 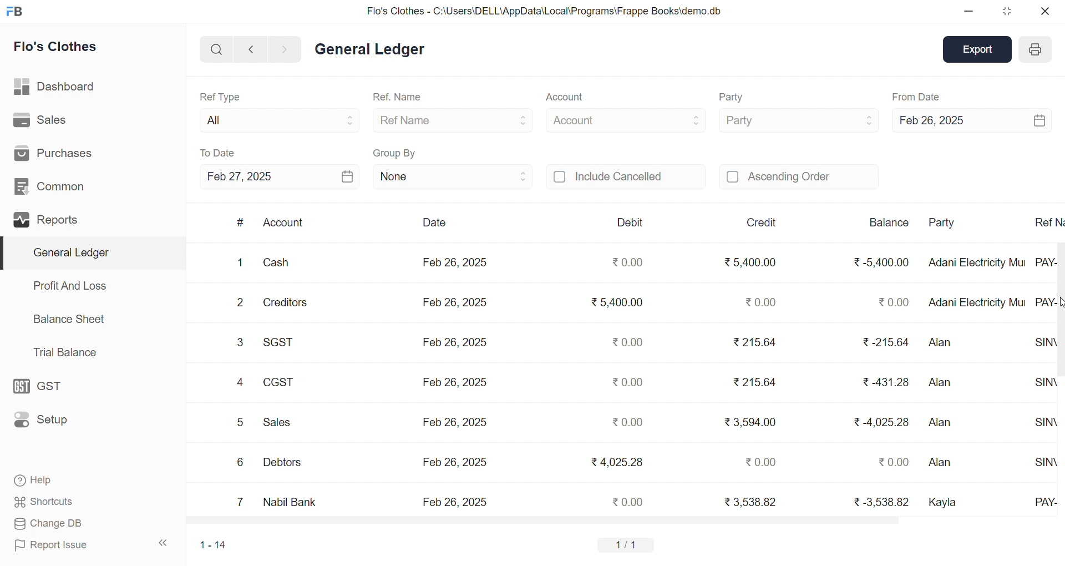 What do you see at coordinates (878, 499) in the screenshot?
I see `₹ -3,538.82` at bounding box center [878, 499].